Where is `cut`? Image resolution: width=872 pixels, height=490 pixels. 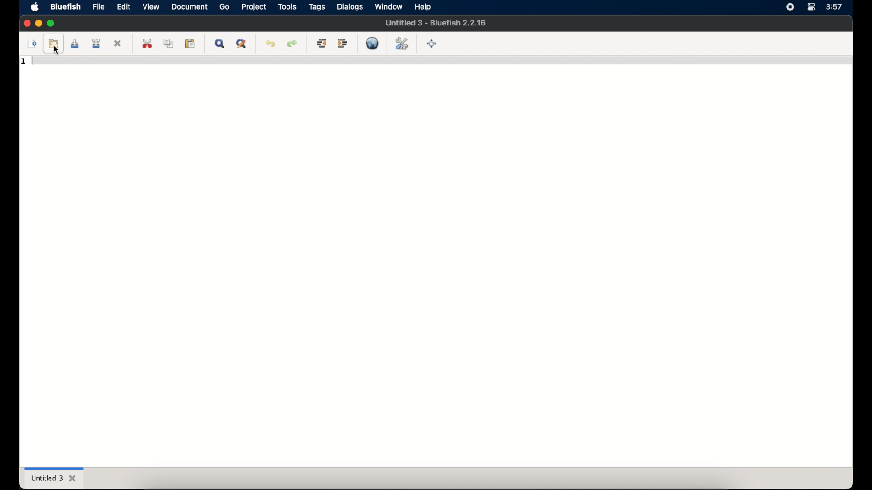
cut is located at coordinates (147, 44).